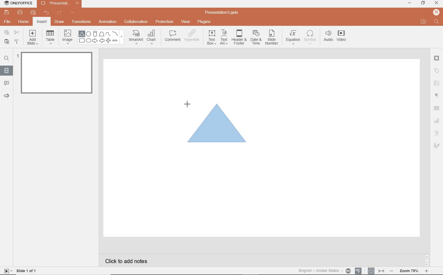 Image resolution: width=443 pixels, height=275 pixels. Describe the element at coordinates (272, 38) in the screenshot. I see `SLIDE NUMBER` at that location.